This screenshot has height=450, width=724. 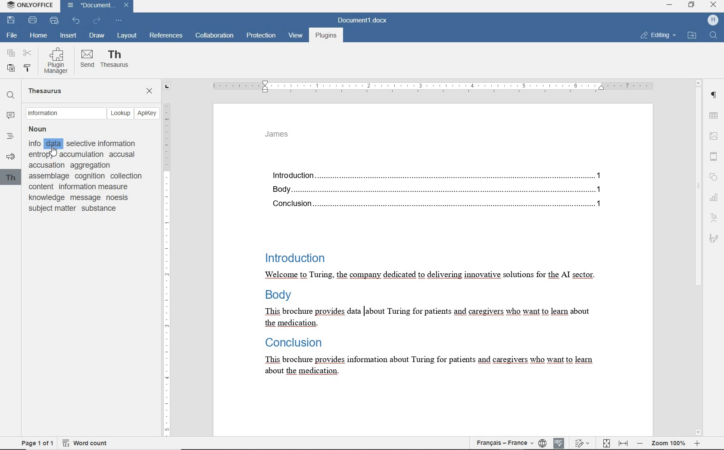 I want to click on DOCUMENT NAME, so click(x=97, y=6).